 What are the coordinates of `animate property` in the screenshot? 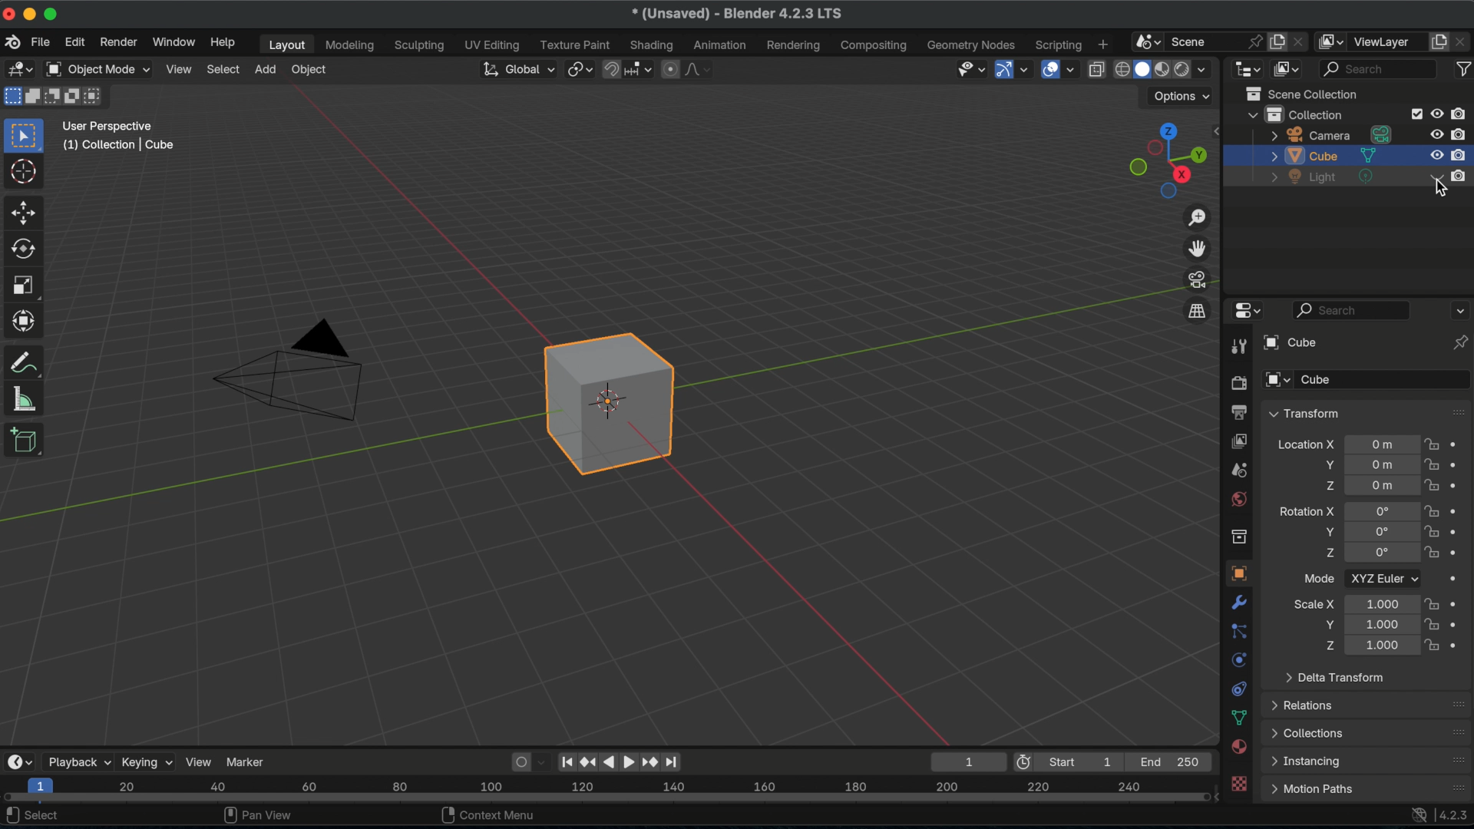 It's located at (1459, 441).